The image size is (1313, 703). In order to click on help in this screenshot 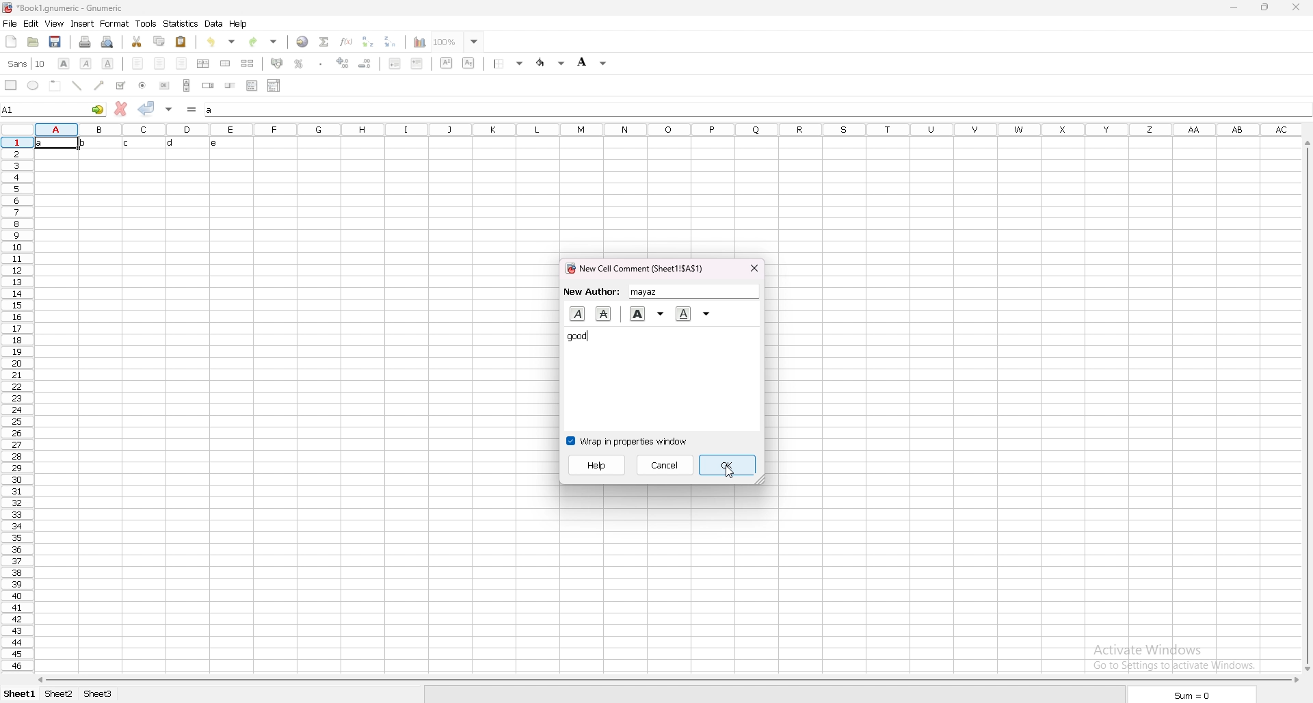, I will do `click(240, 24)`.